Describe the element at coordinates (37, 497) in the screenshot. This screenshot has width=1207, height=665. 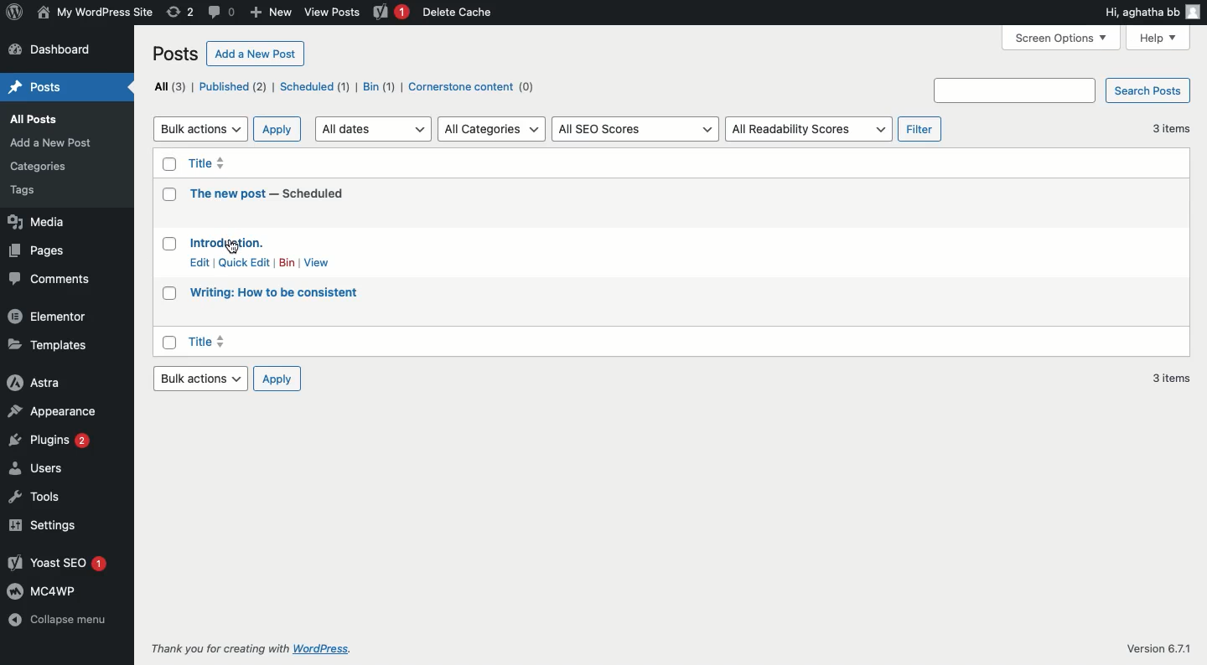
I see `Tools` at that location.